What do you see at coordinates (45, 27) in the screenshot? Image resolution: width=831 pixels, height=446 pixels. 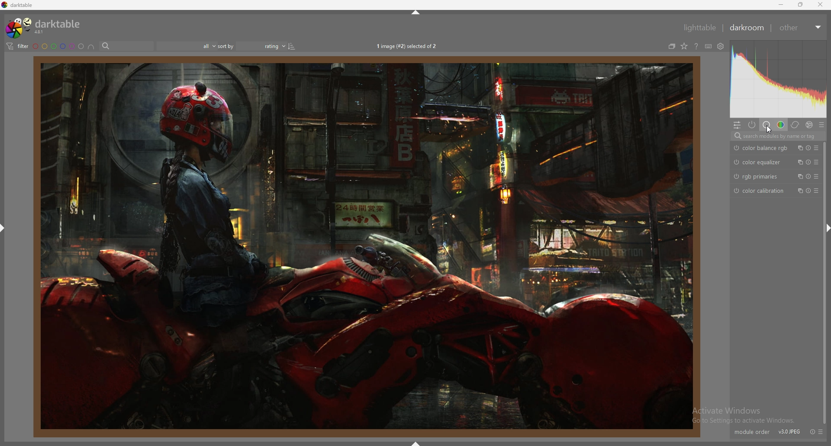 I see `darktable` at bounding box center [45, 27].